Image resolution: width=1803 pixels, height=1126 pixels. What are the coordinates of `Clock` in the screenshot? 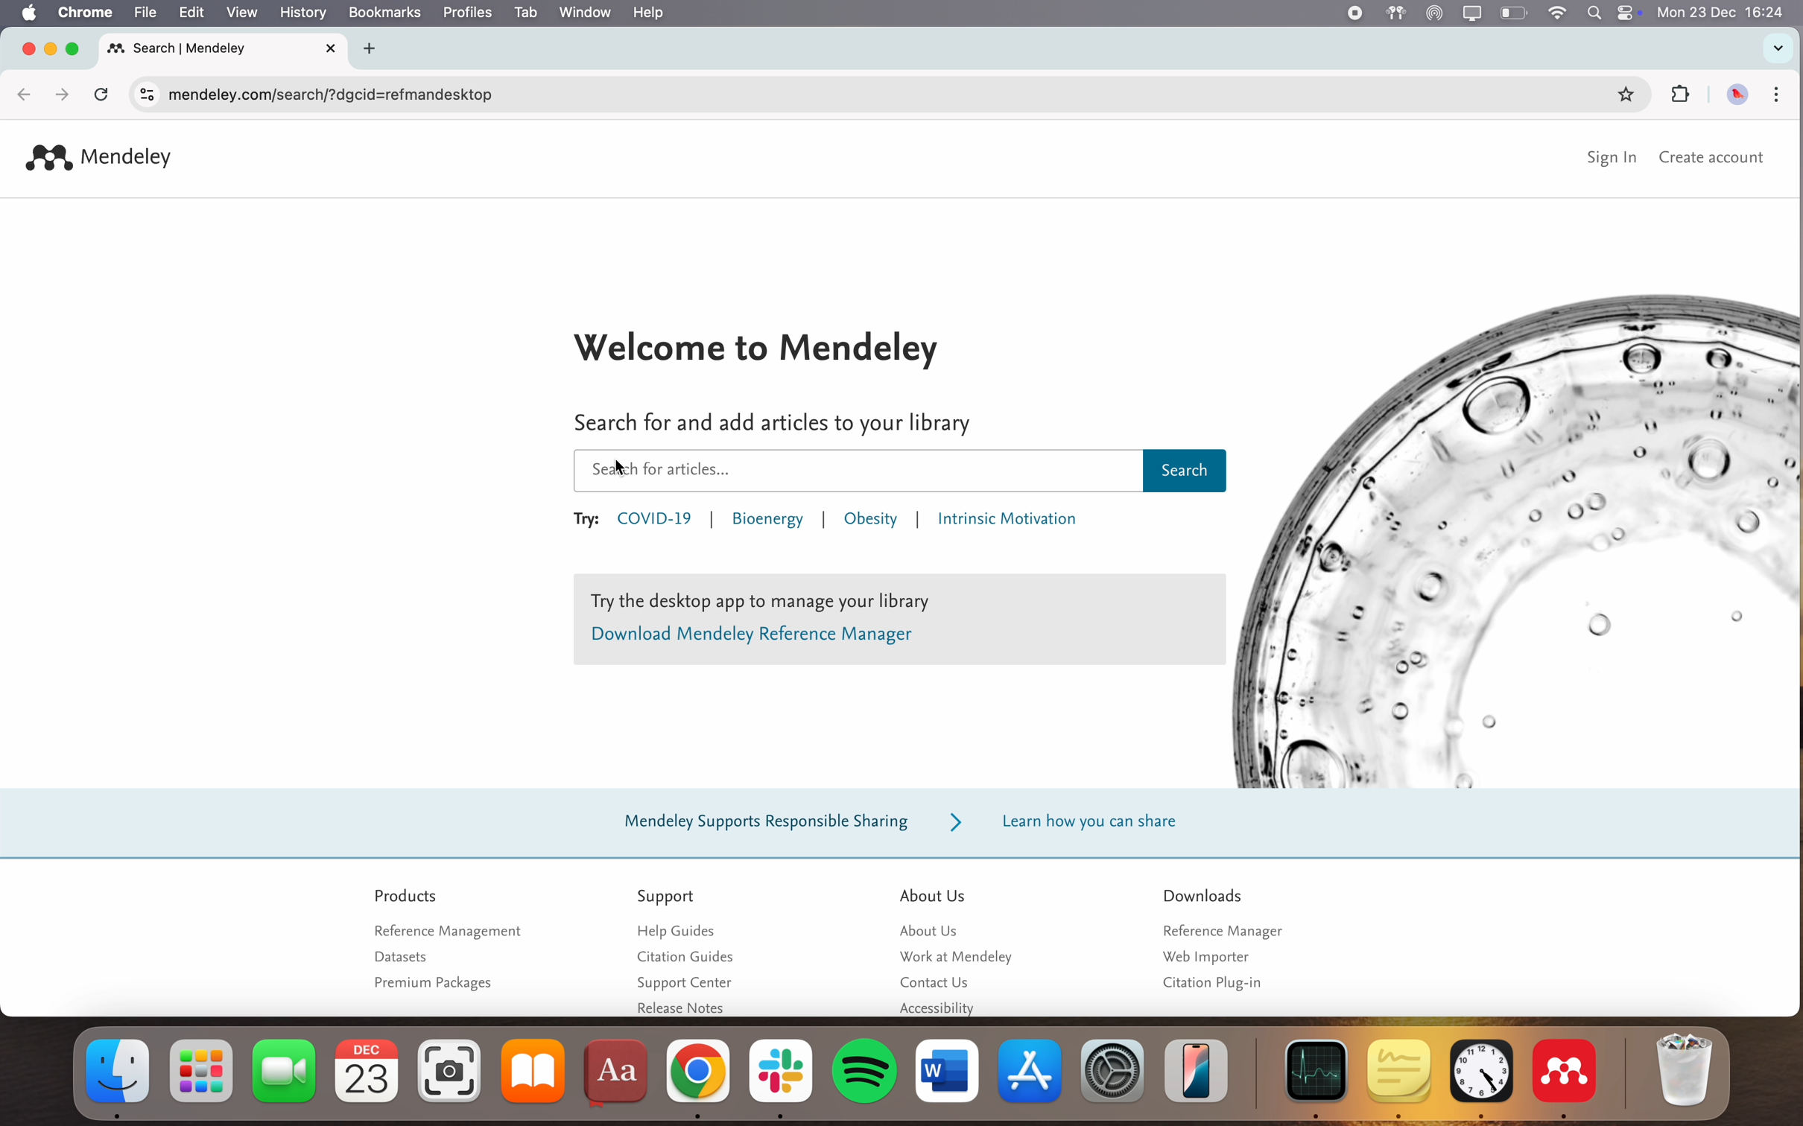 It's located at (1481, 1077).